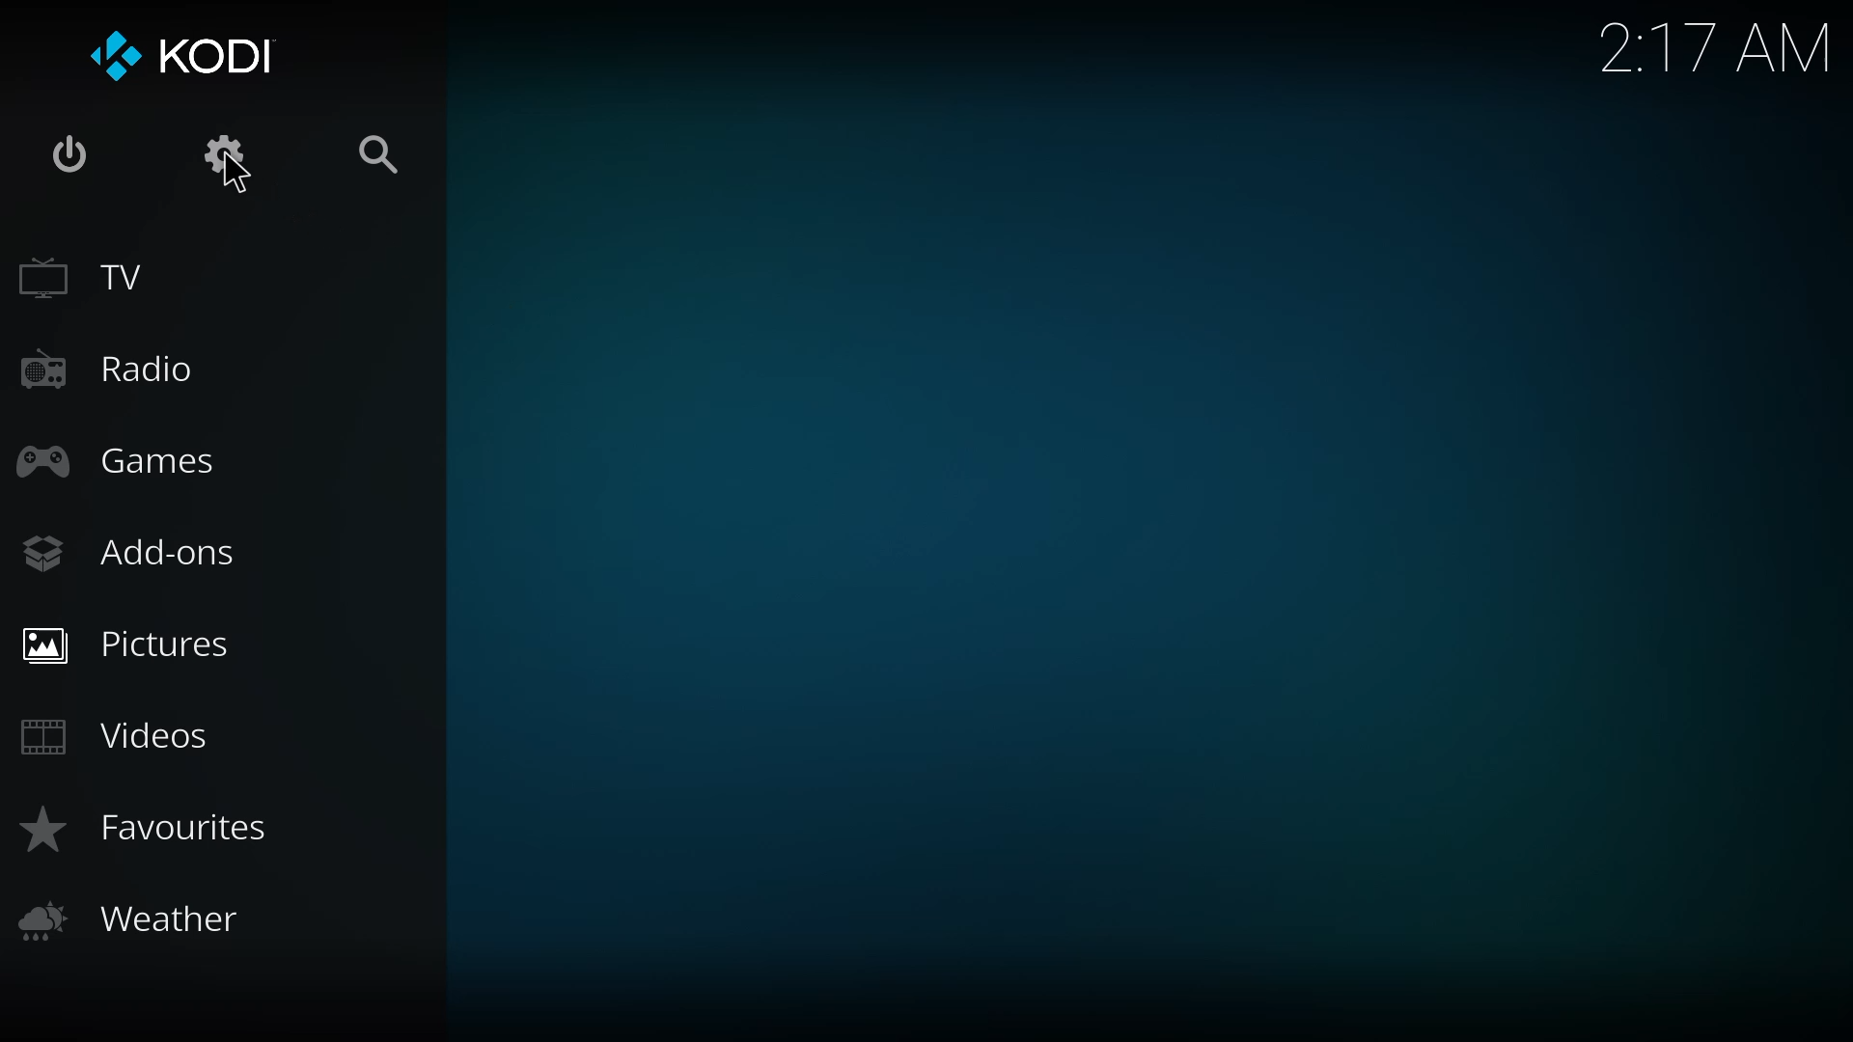 The width and height of the screenshot is (1853, 1042). What do you see at coordinates (218, 152) in the screenshot?
I see `settings` at bounding box center [218, 152].